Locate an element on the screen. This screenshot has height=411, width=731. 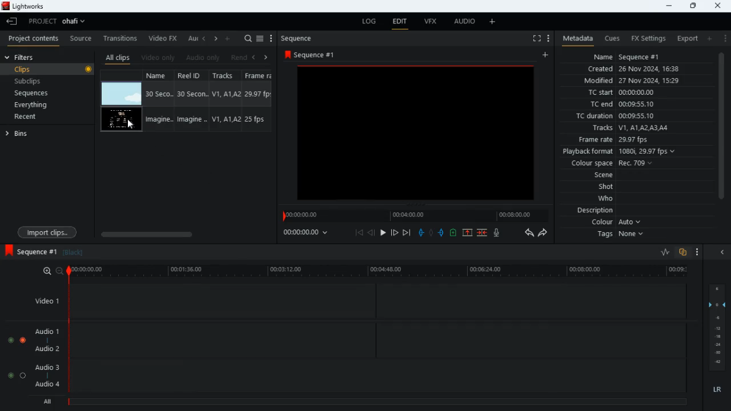
rate is located at coordinates (661, 252).